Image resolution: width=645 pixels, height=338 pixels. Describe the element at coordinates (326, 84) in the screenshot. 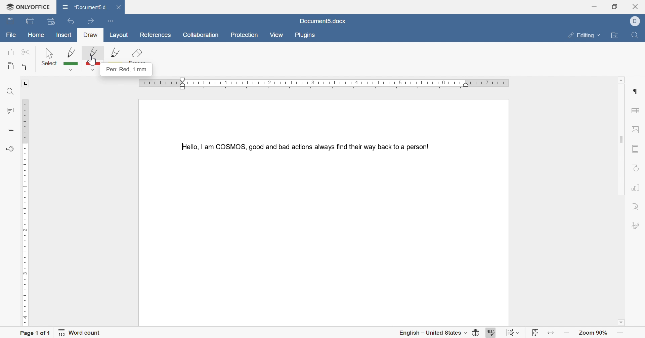

I see `ruler` at that location.